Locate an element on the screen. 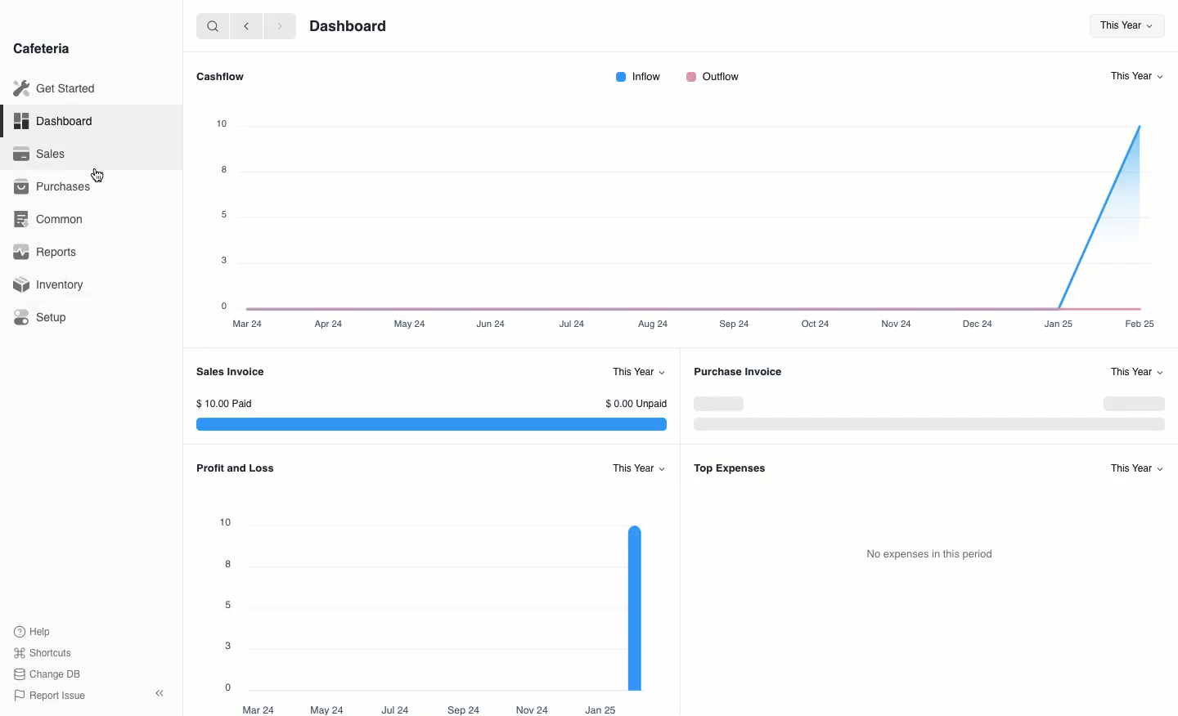  Collapse is located at coordinates (161, 693).